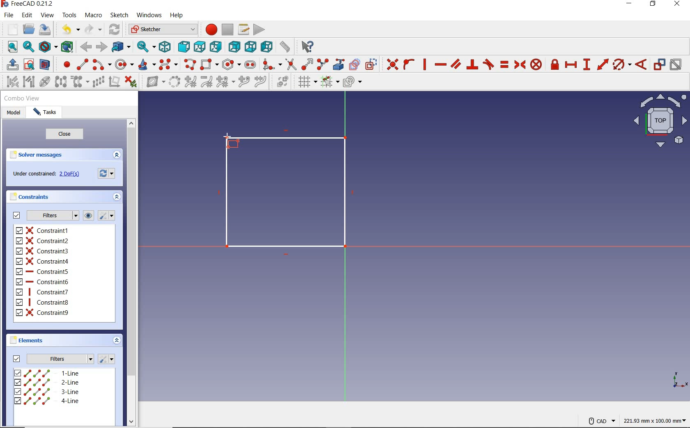  I want to click on back, so click(87, 47).